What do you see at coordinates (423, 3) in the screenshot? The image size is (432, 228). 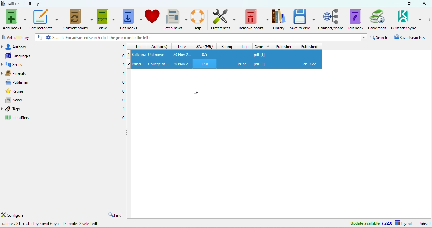 I see `close` at bounding box center [423, 3].